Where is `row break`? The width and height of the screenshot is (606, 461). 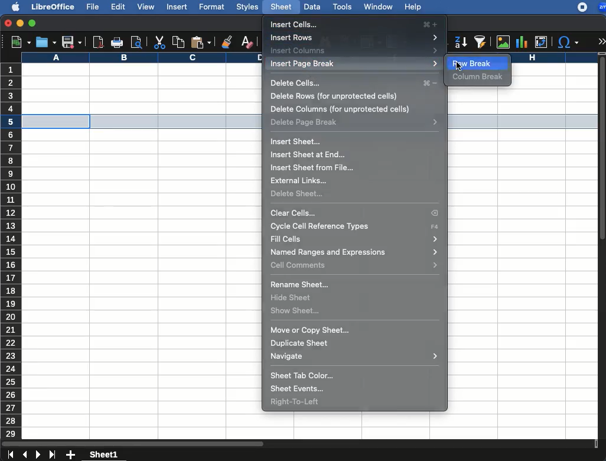
row break is located at coordinates (475, 64).